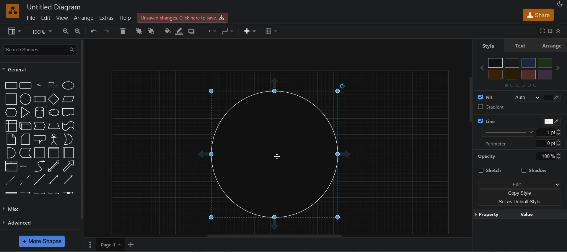  I want to click on sketch, so click(493, 171).